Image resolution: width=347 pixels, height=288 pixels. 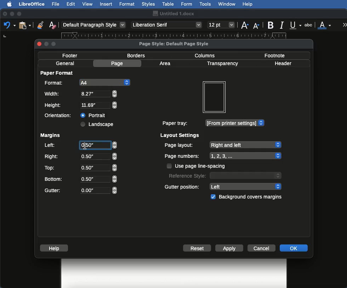 I want to click on Italics, so click(x=283, y=24).